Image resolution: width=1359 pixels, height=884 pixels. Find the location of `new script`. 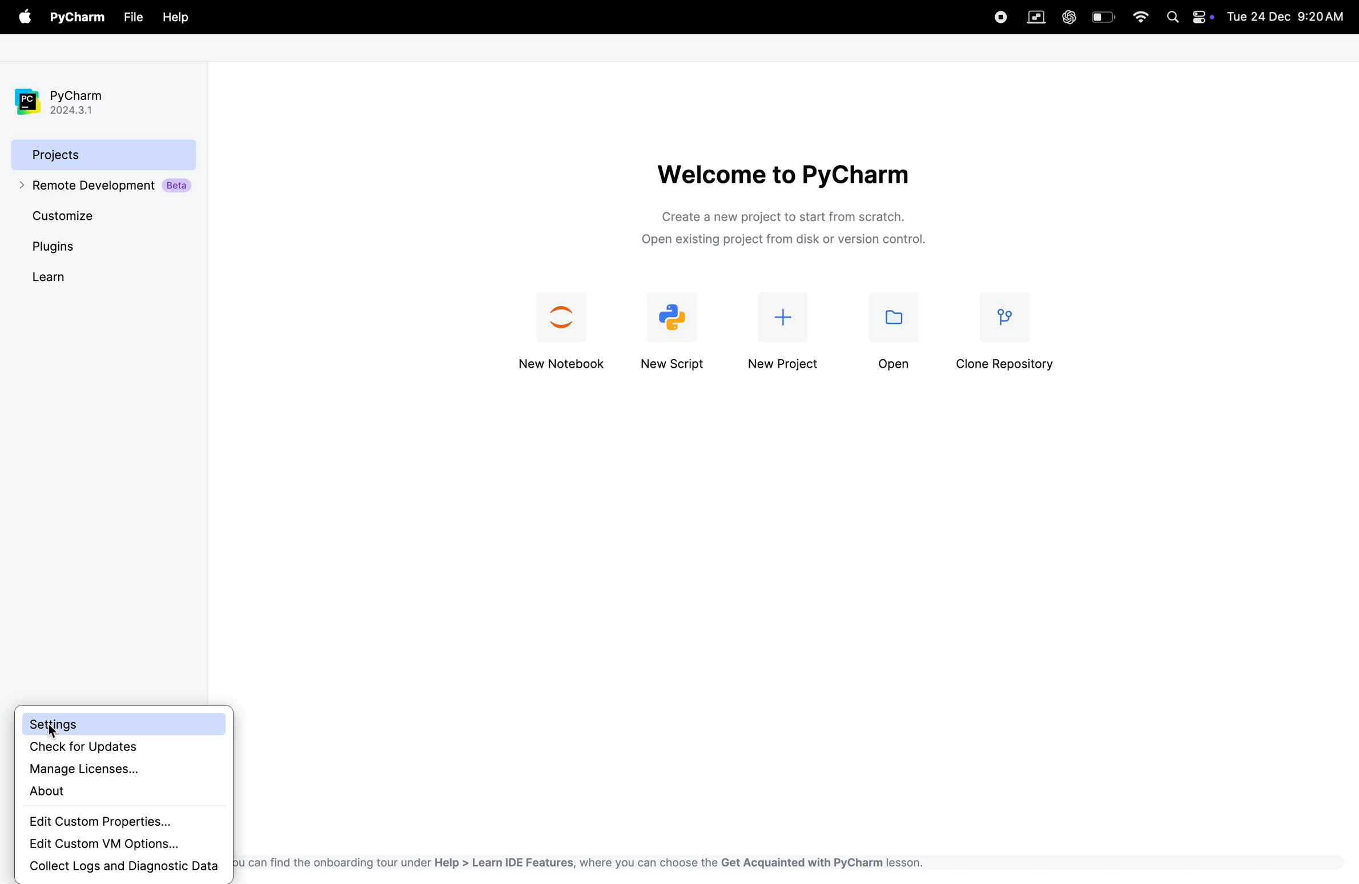

new script is located at coordinates (677, 331).